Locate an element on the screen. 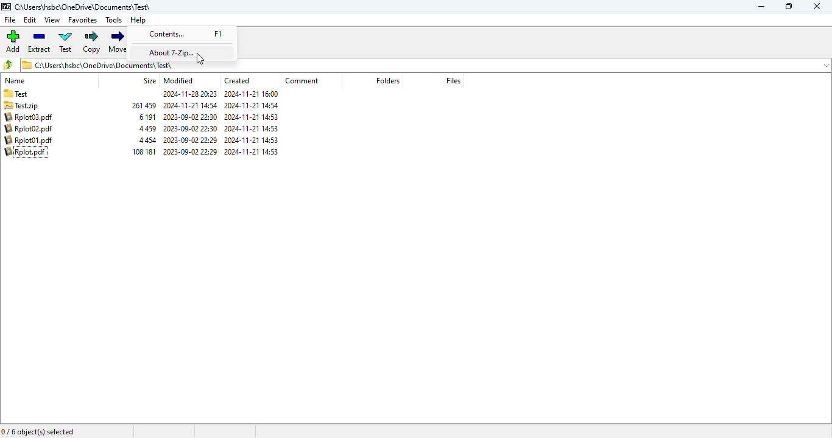 This screenshot has width=832, height=438. view is located at coordinates (52, 20).